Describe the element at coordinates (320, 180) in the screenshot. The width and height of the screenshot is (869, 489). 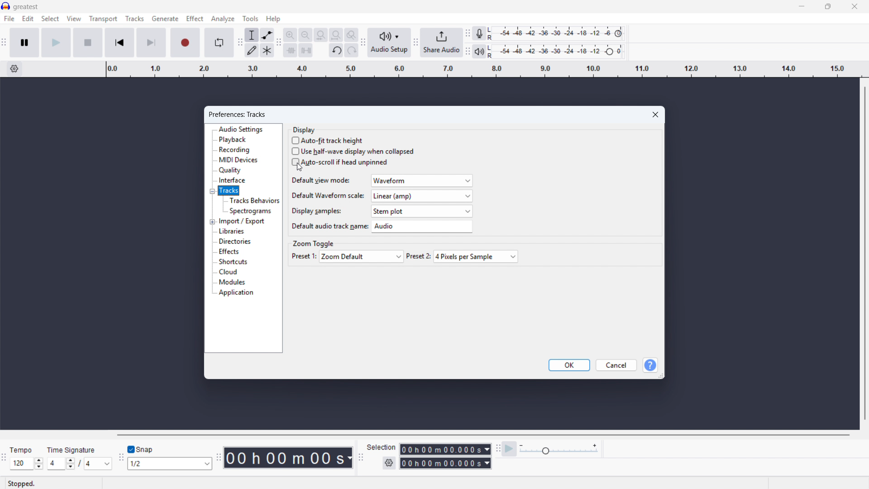
I see `Default view mode ` at that location.